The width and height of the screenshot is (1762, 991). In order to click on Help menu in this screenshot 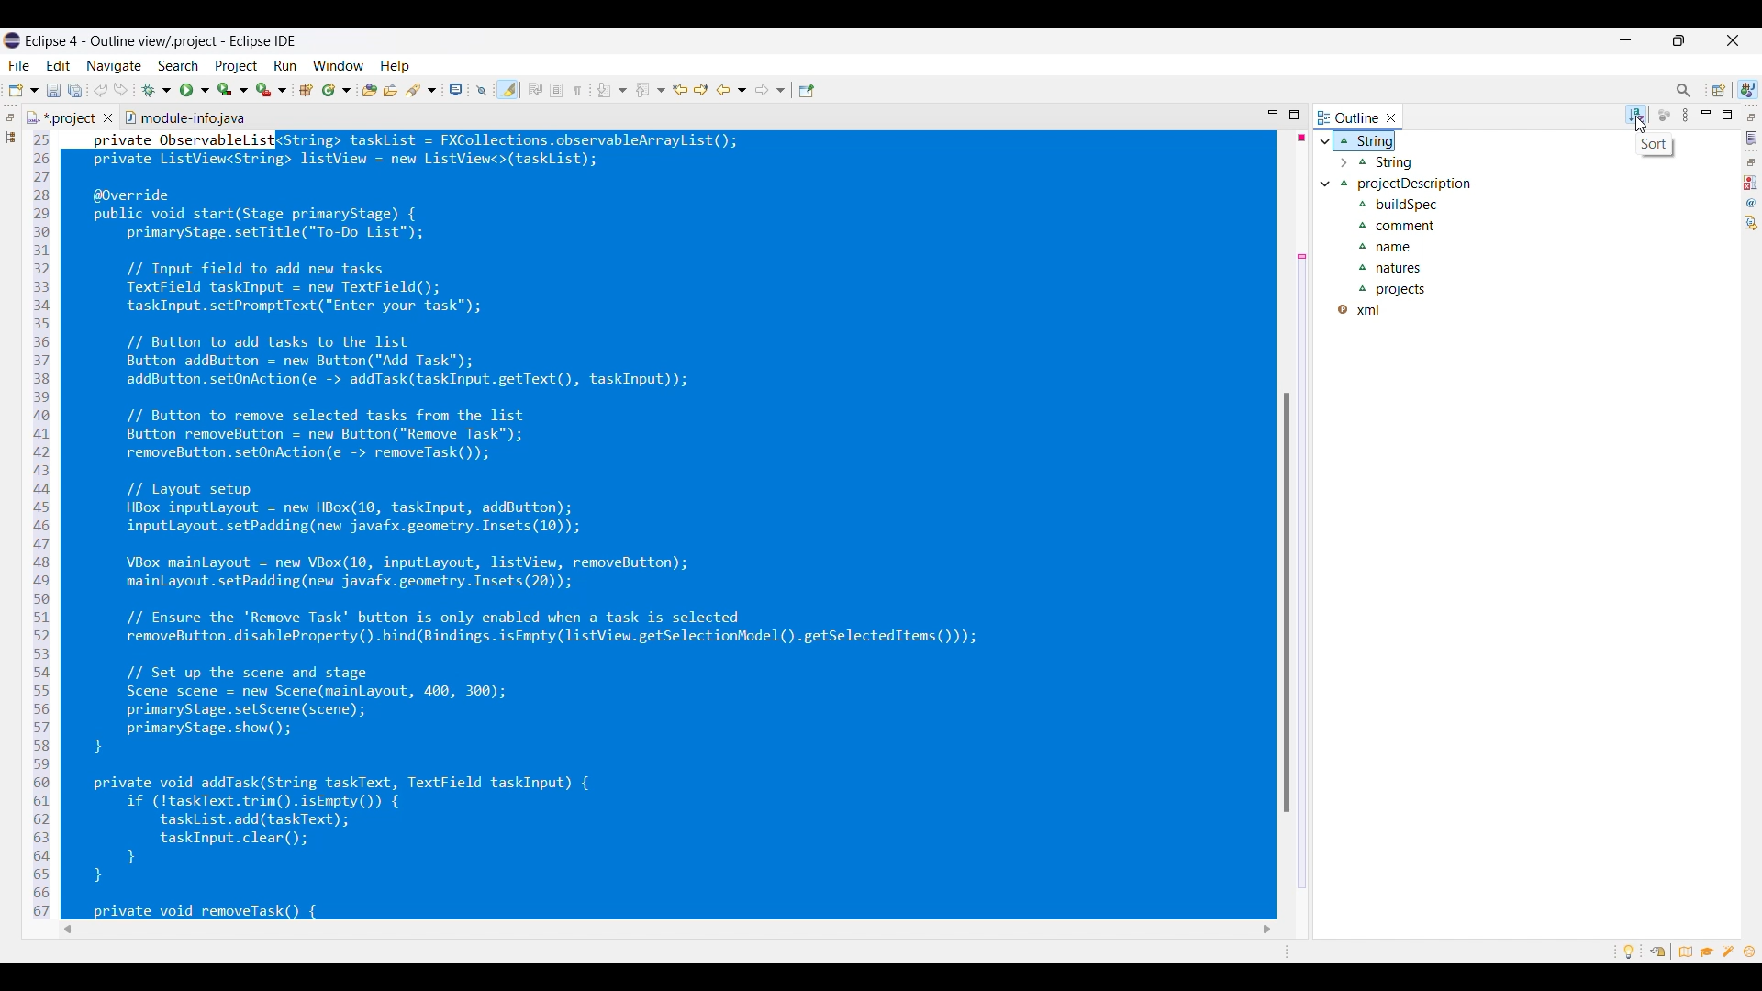, I will do `click(396, 67)`.